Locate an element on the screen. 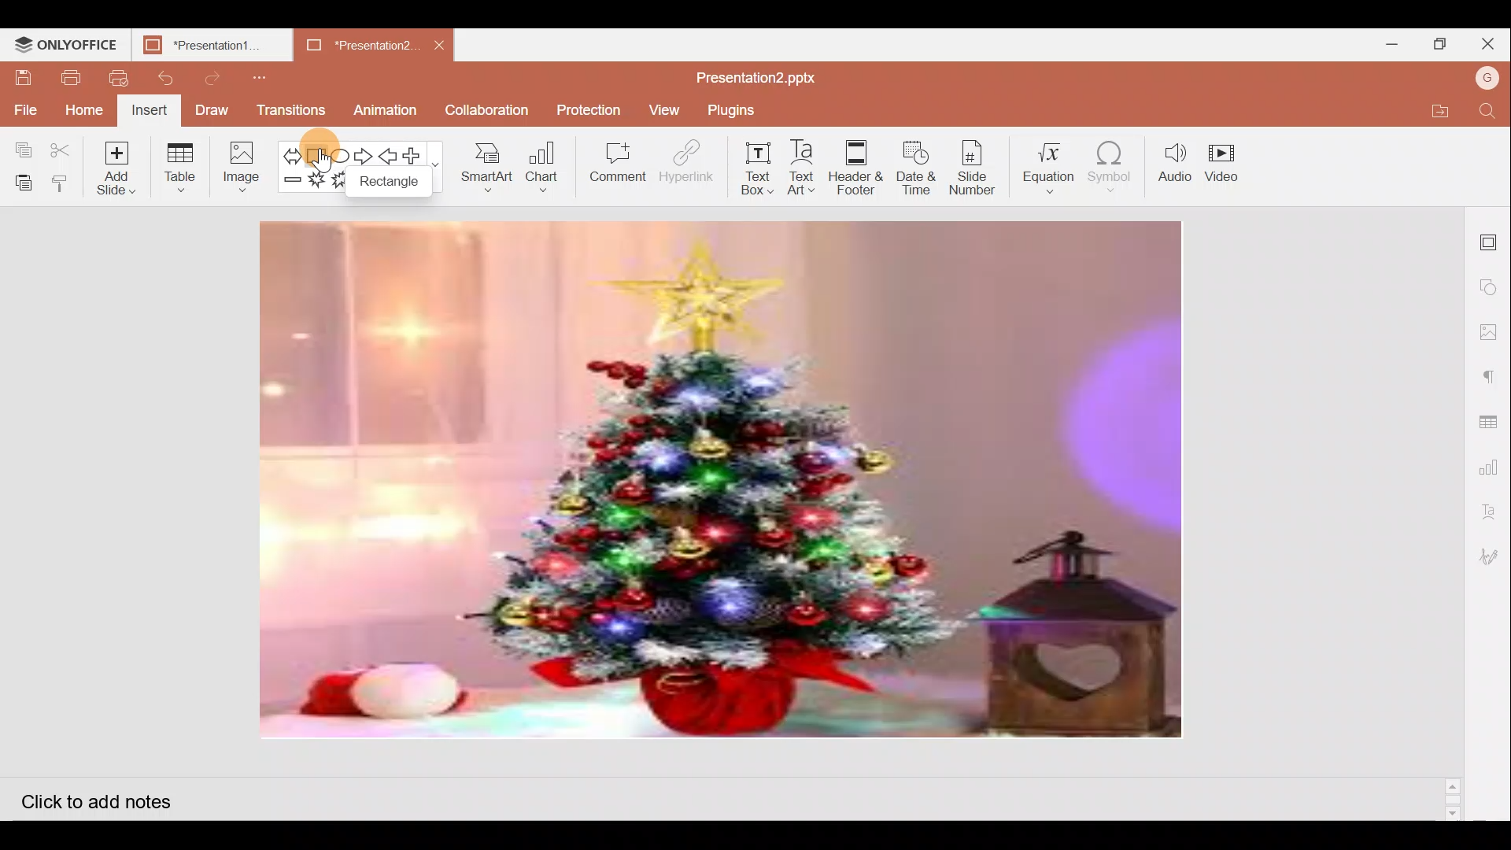  Save is located at coordinates (23, 78).